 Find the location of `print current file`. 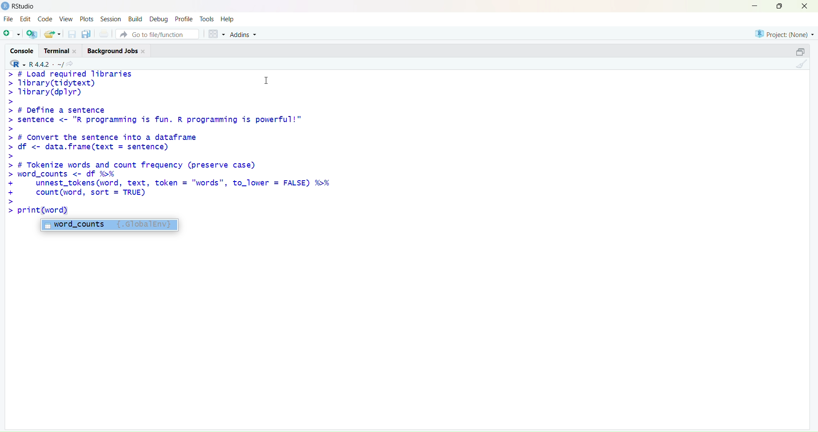

print current file is located at coordinates (104, 34).